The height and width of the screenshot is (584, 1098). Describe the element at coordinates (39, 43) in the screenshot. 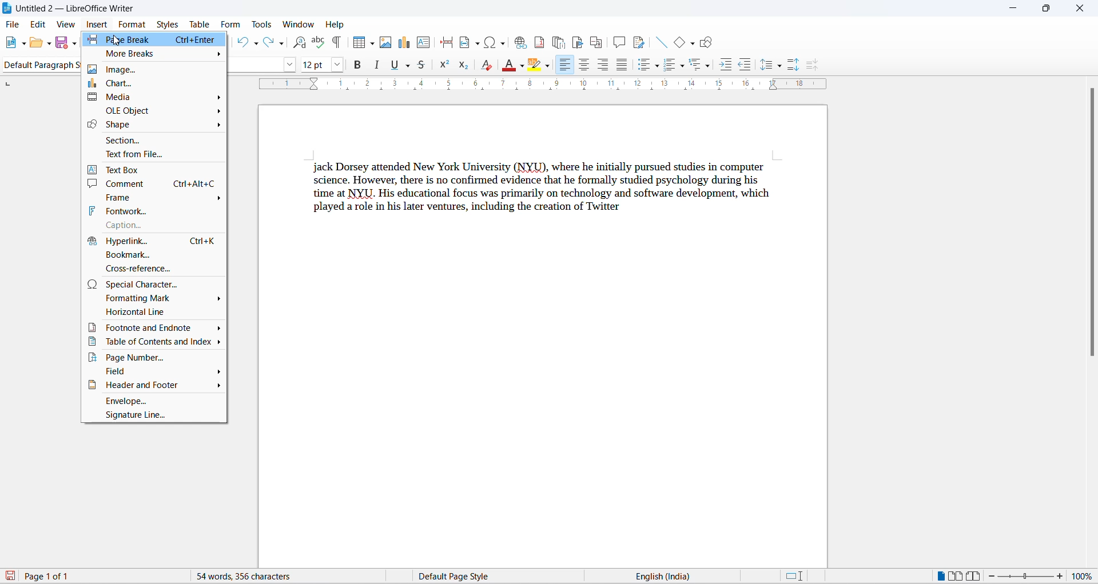

I see `open` at that location.